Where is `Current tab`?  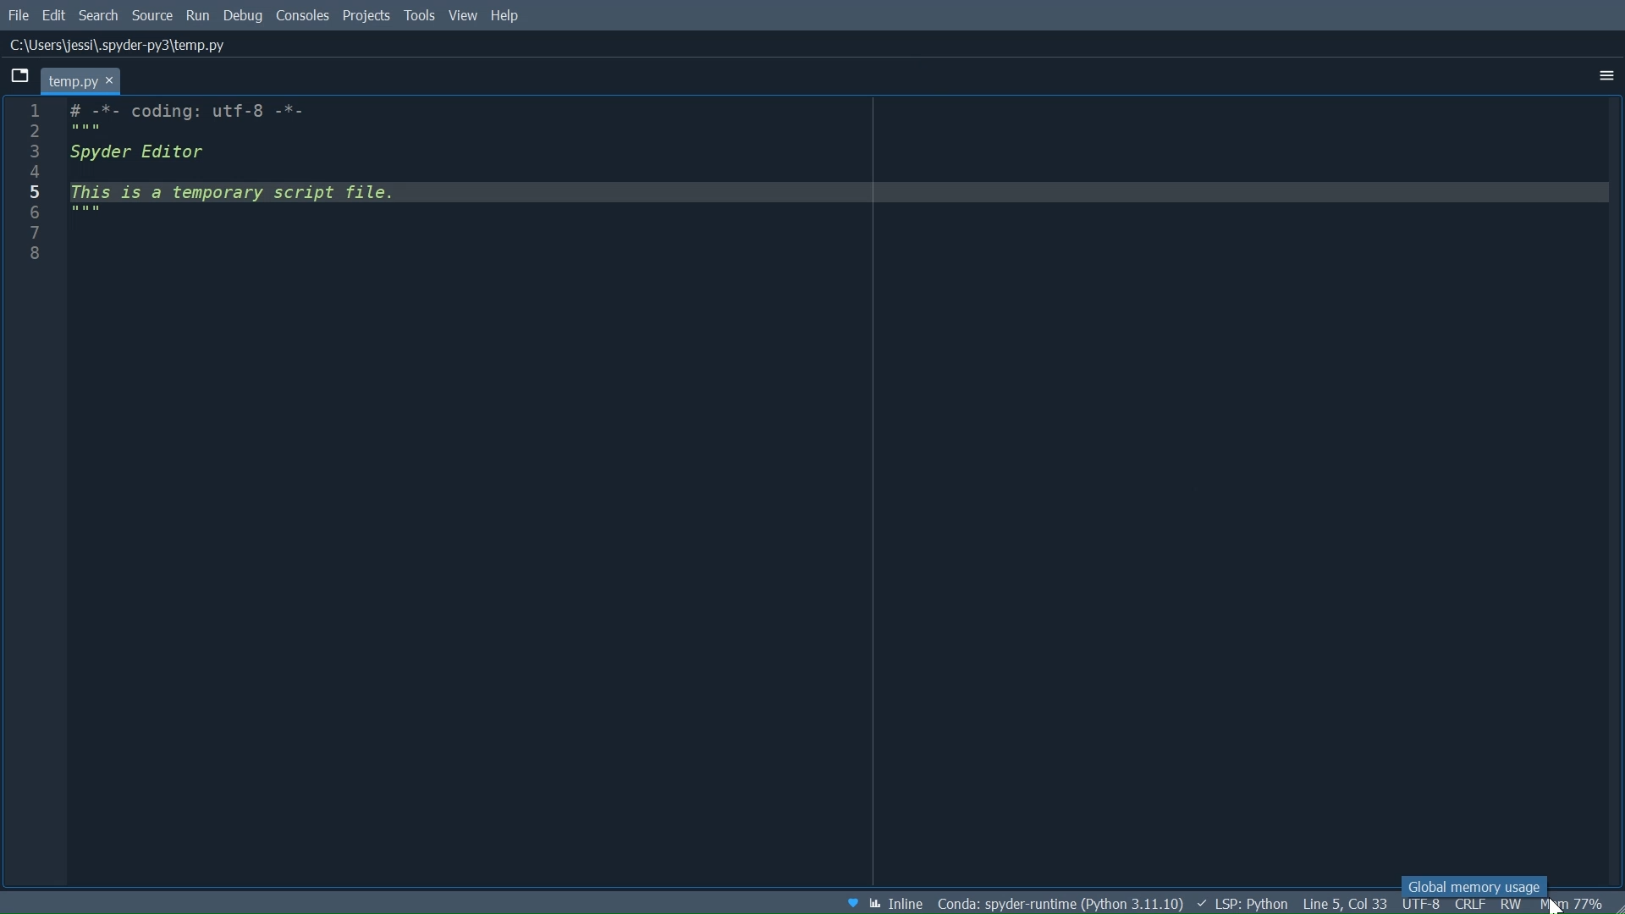
Current tab is located at coordinates (80, 80).